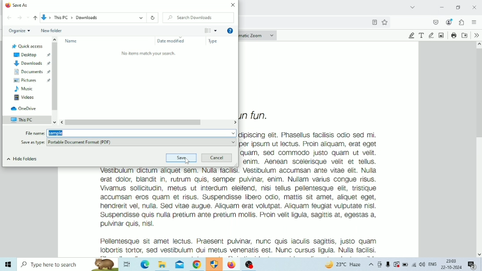 This screenshot has height=271, width=482. Describe the element at coordinates (68, 264) in the screenshot. I see `Type here to search` at that location.